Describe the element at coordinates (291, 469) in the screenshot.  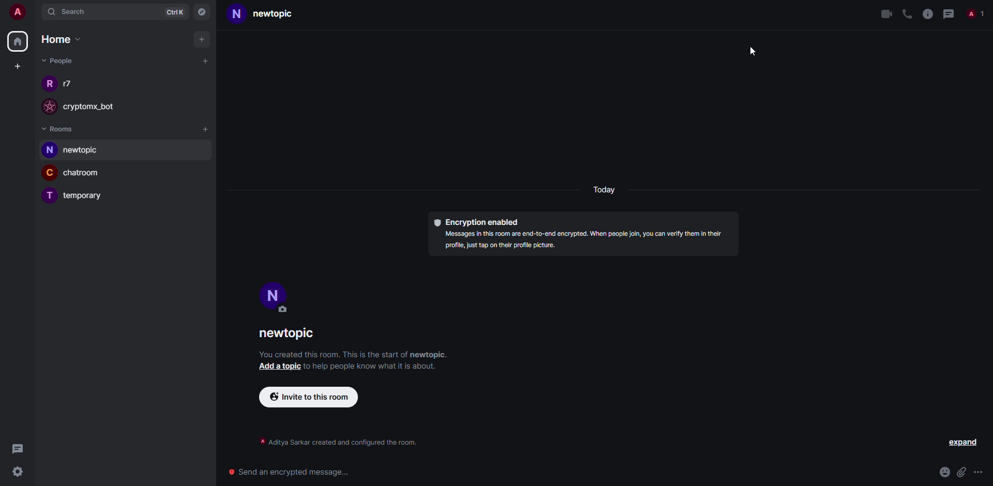
I see `send encrypted message` at that location.